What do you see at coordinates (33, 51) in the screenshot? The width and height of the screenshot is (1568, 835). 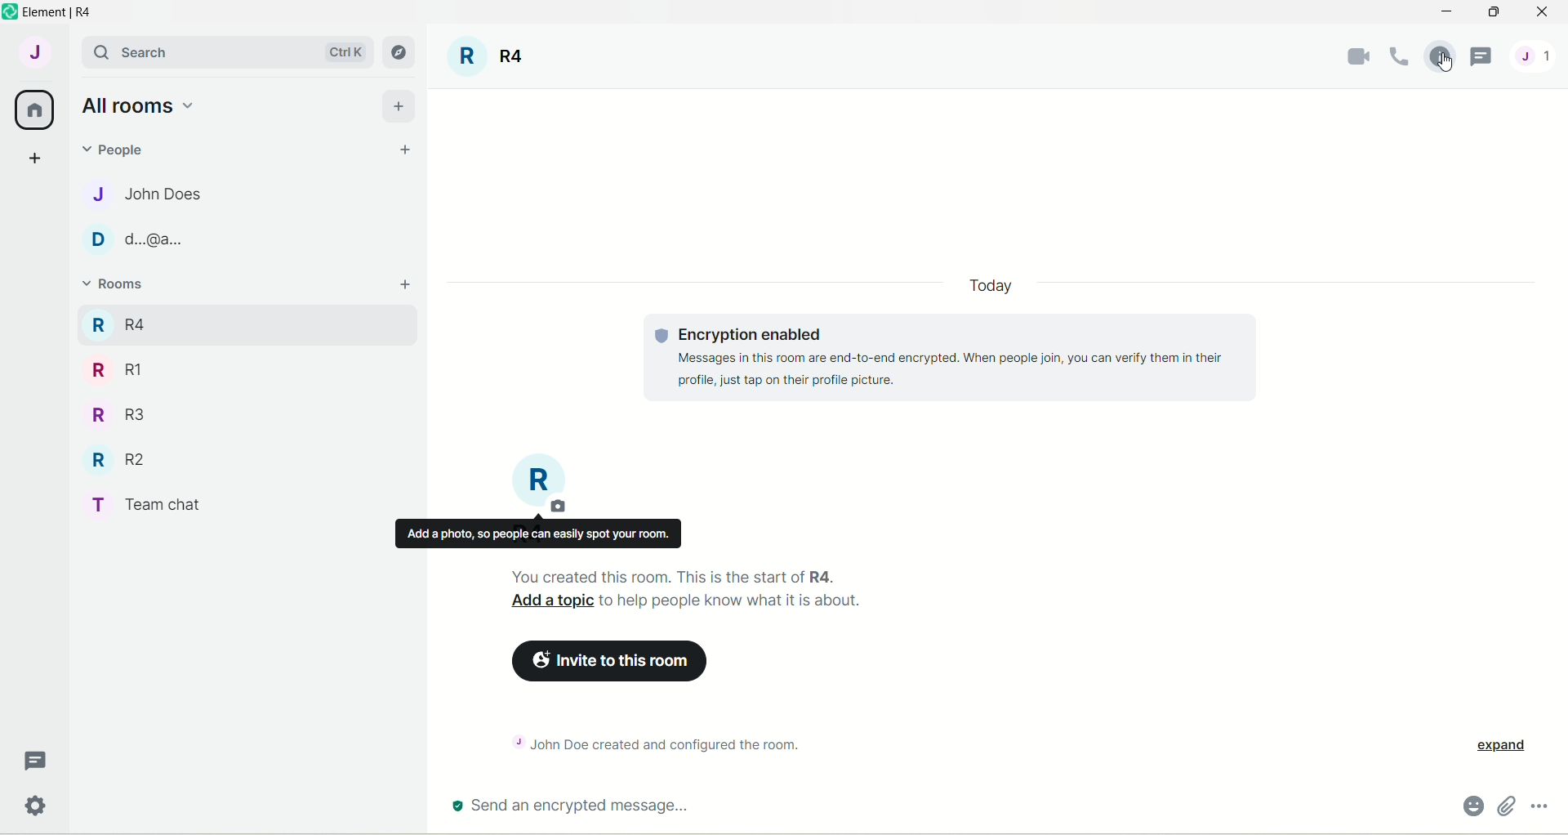 I see `account` at bounding box center [33, 51].